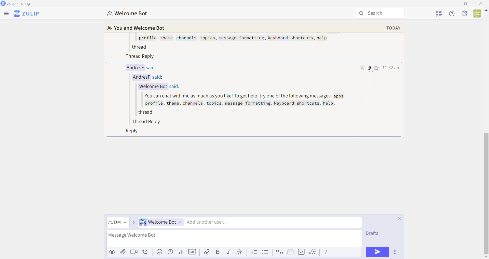 This screenshot has width=489, height=259. Describe the element at coordinates (123, 253) in the screenshot. I see `attachment` at that location.